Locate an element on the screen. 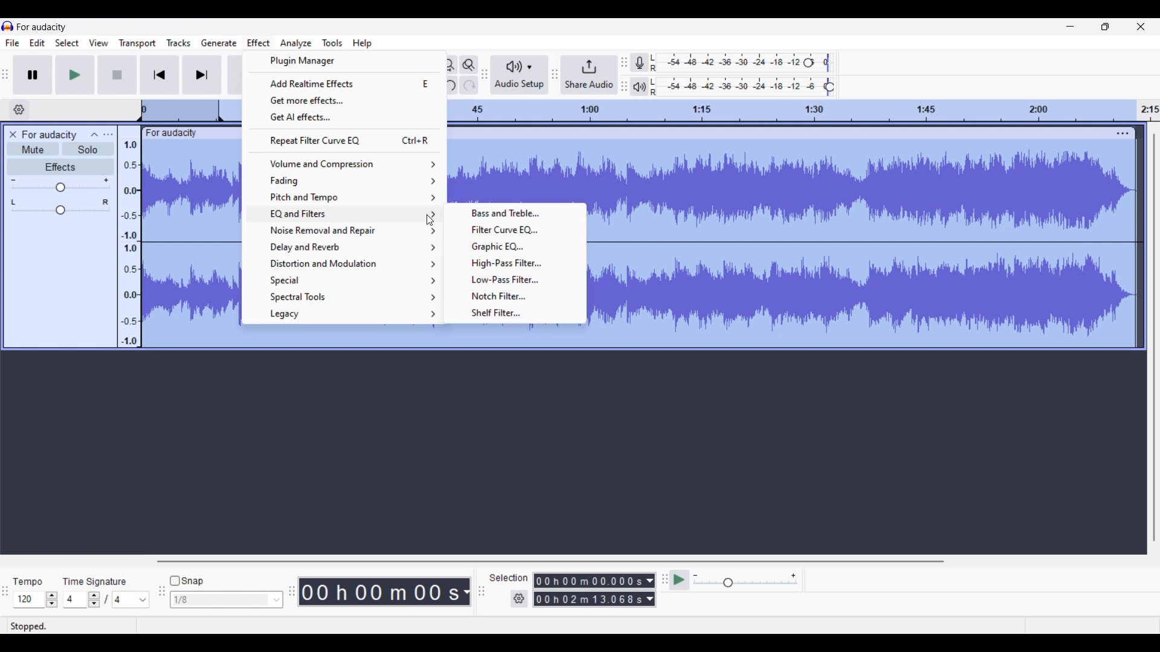  Fit project to width is located at coordinates (448, 65).